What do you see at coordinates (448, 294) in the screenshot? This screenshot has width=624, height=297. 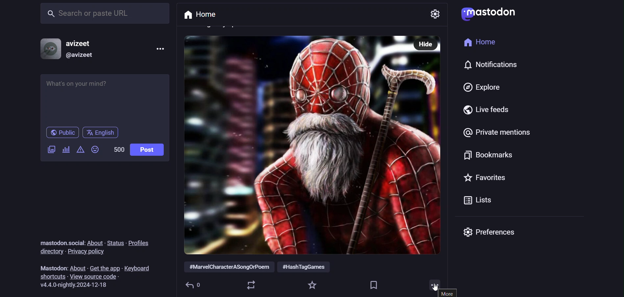 I see `more` at bounding box center [448, 294].